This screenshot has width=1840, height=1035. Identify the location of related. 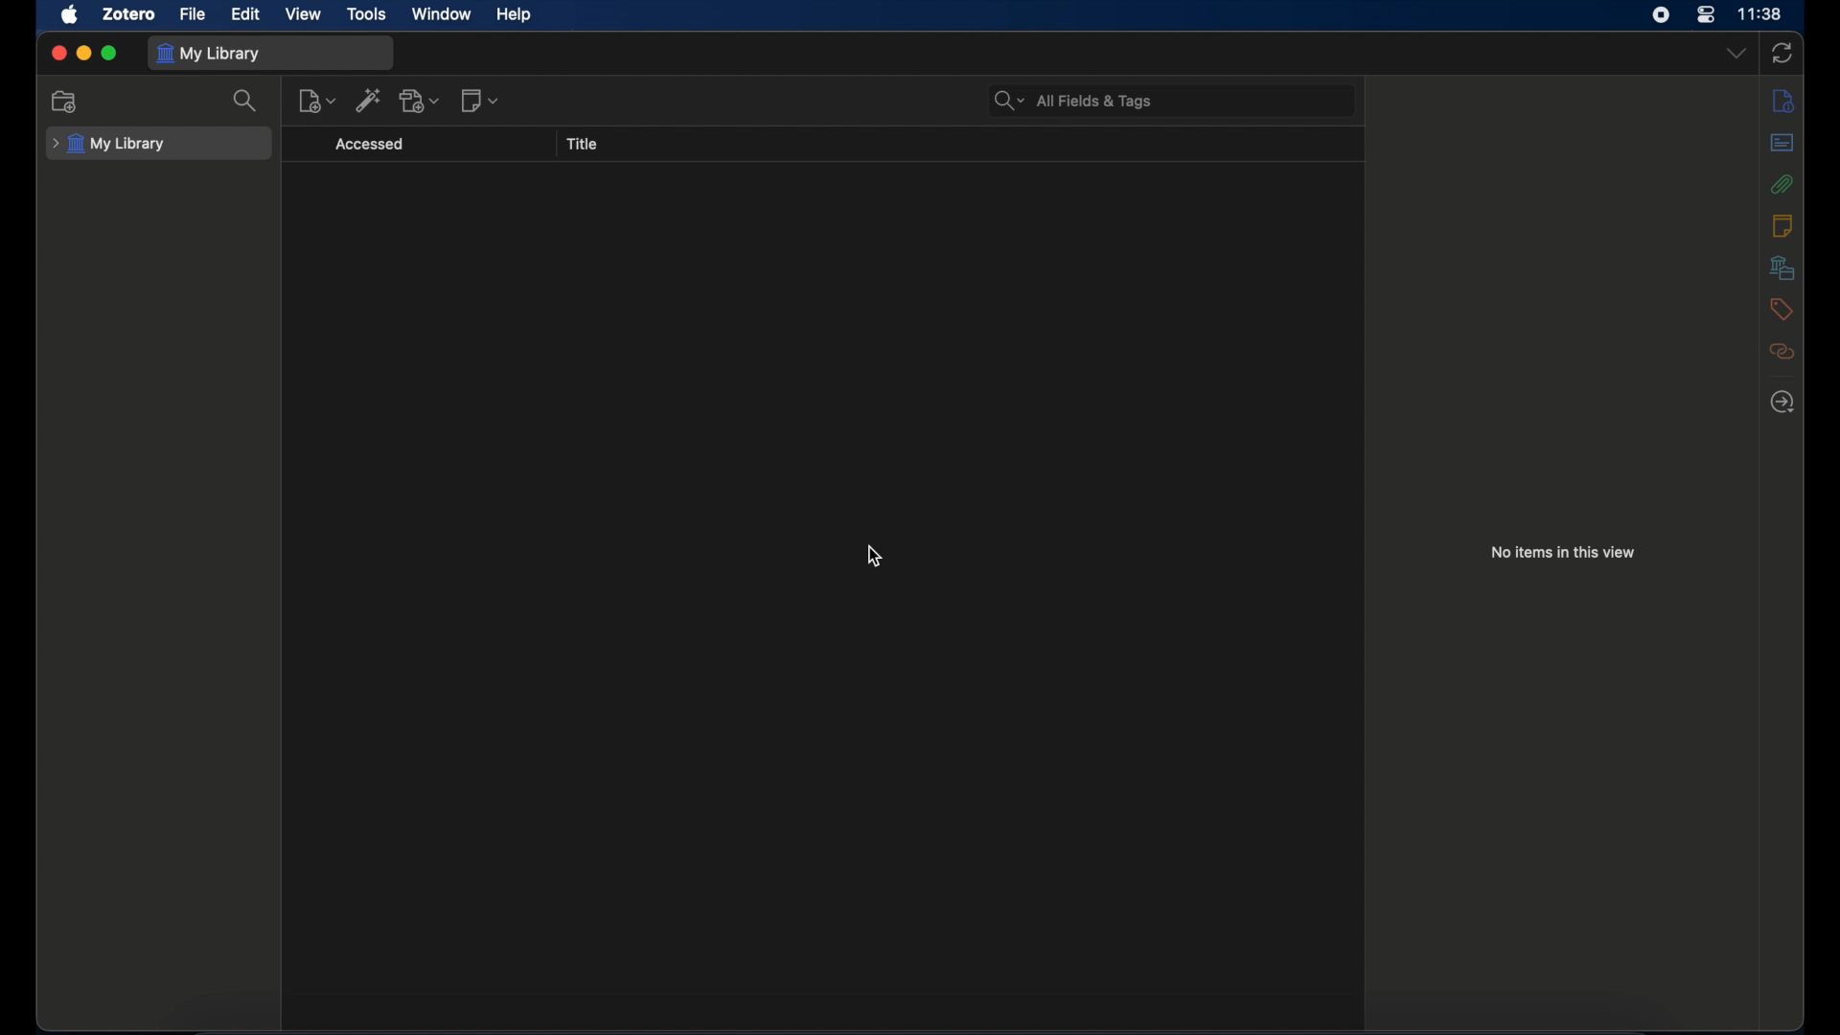
(1781, 352).